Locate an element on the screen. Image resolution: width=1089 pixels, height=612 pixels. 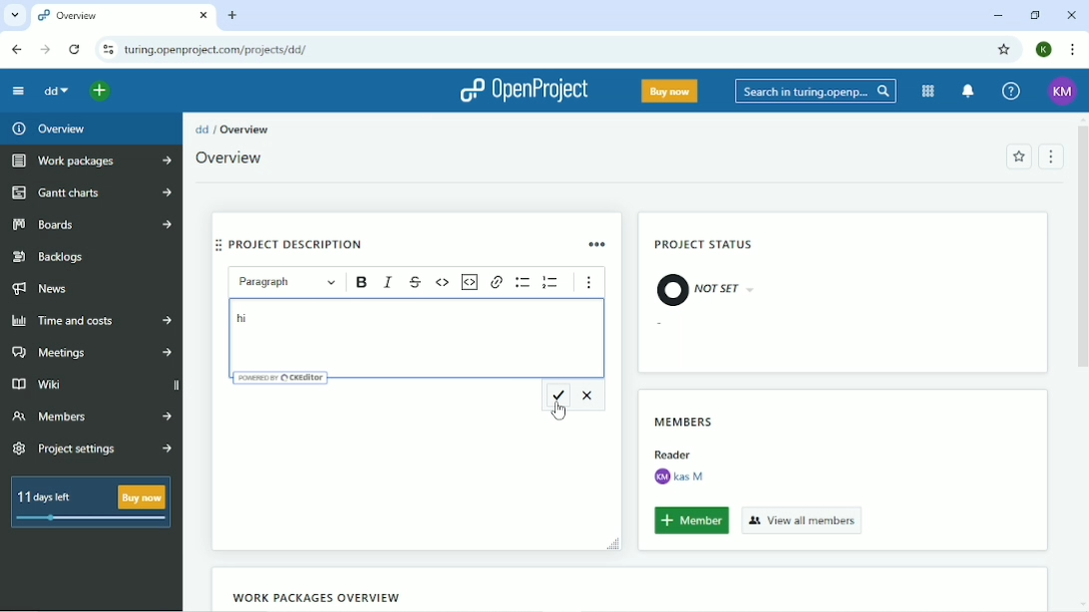
Account is located at coordinates (1063, 91).